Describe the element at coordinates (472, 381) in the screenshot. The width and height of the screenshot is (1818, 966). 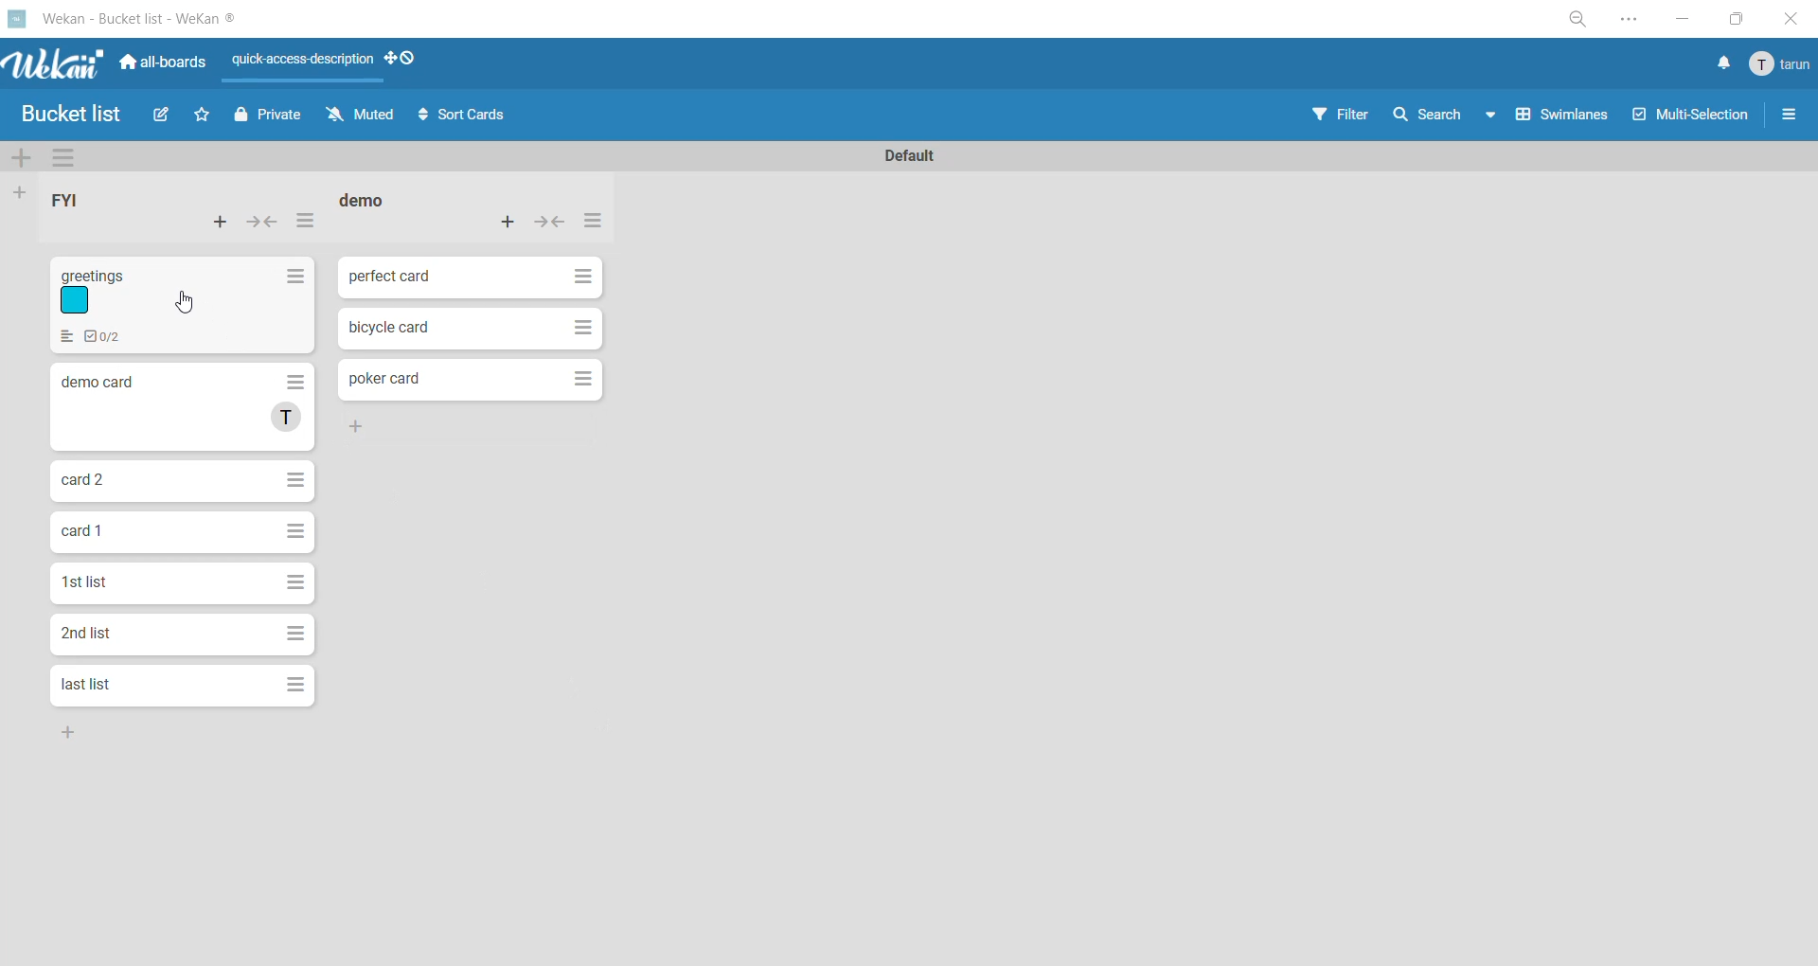
I see `poker card` at that location.